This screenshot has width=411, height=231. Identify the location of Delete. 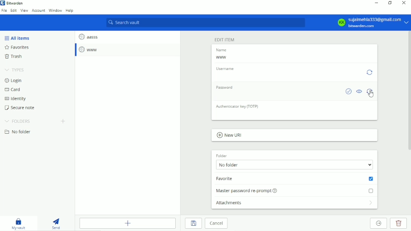
(399, 223).